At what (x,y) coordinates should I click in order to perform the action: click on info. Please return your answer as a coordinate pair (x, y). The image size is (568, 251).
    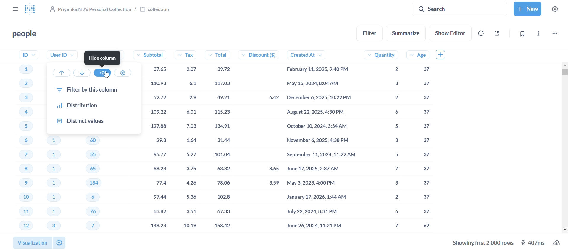
    Looking at the image, I should click on (538, 33).